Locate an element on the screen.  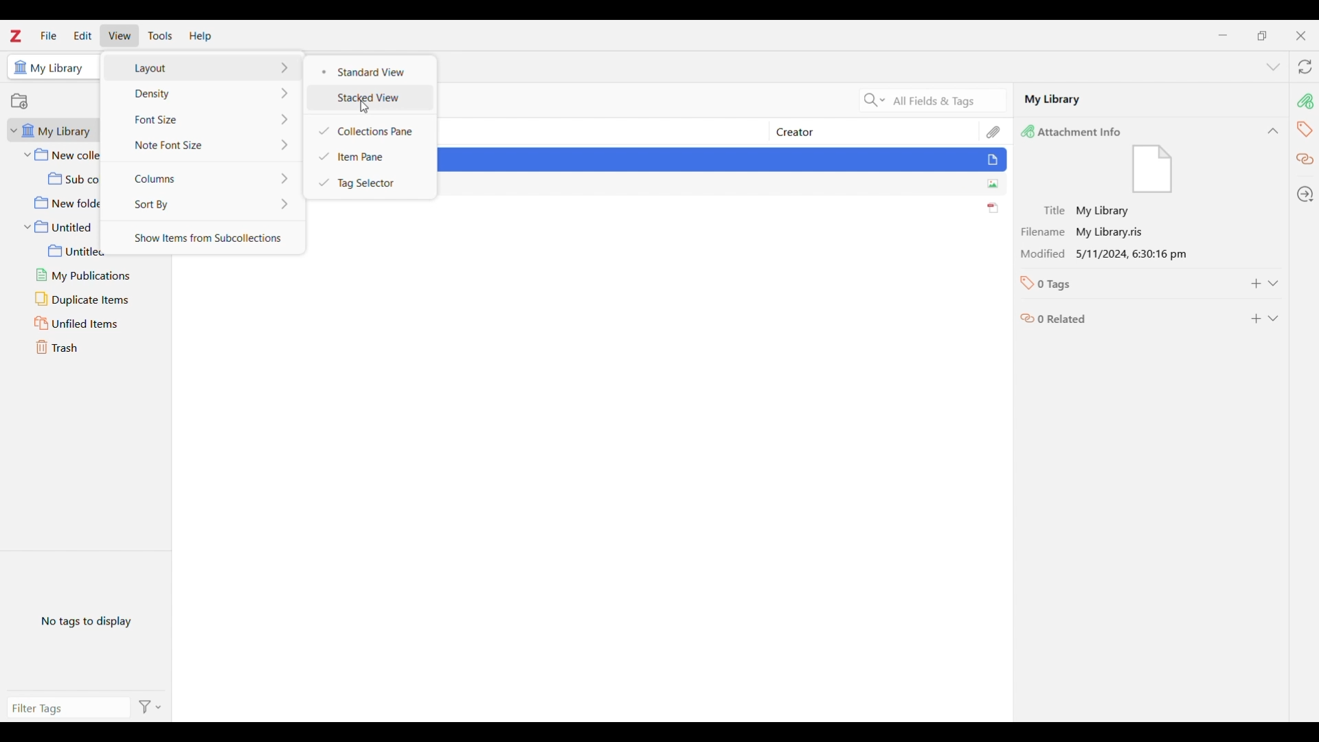
Untitled sub folder is located at coordinates (93, 251).